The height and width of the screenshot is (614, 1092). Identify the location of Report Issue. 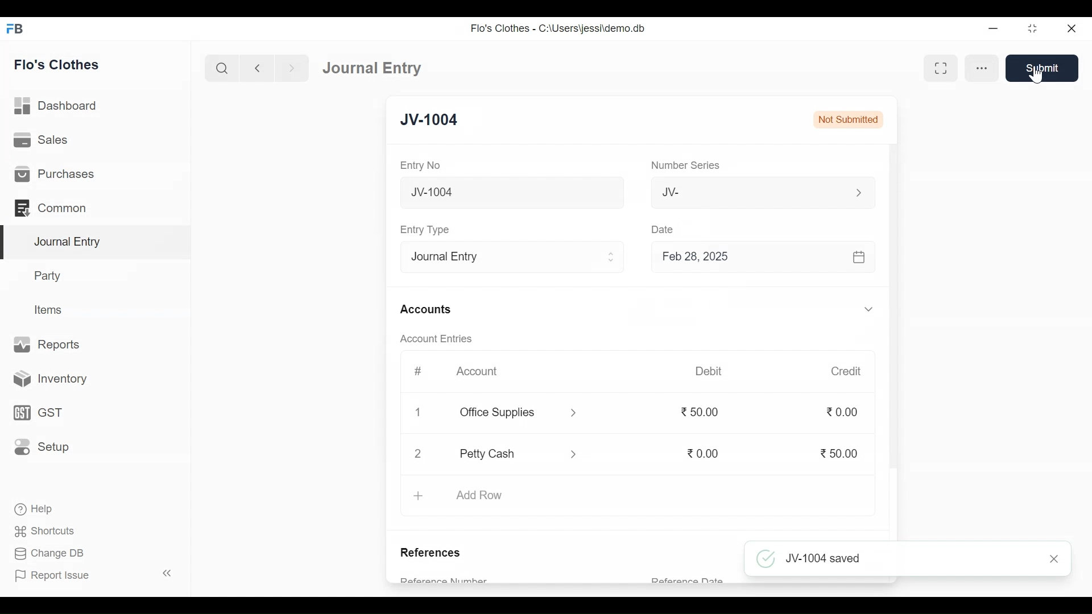
(52, 575).